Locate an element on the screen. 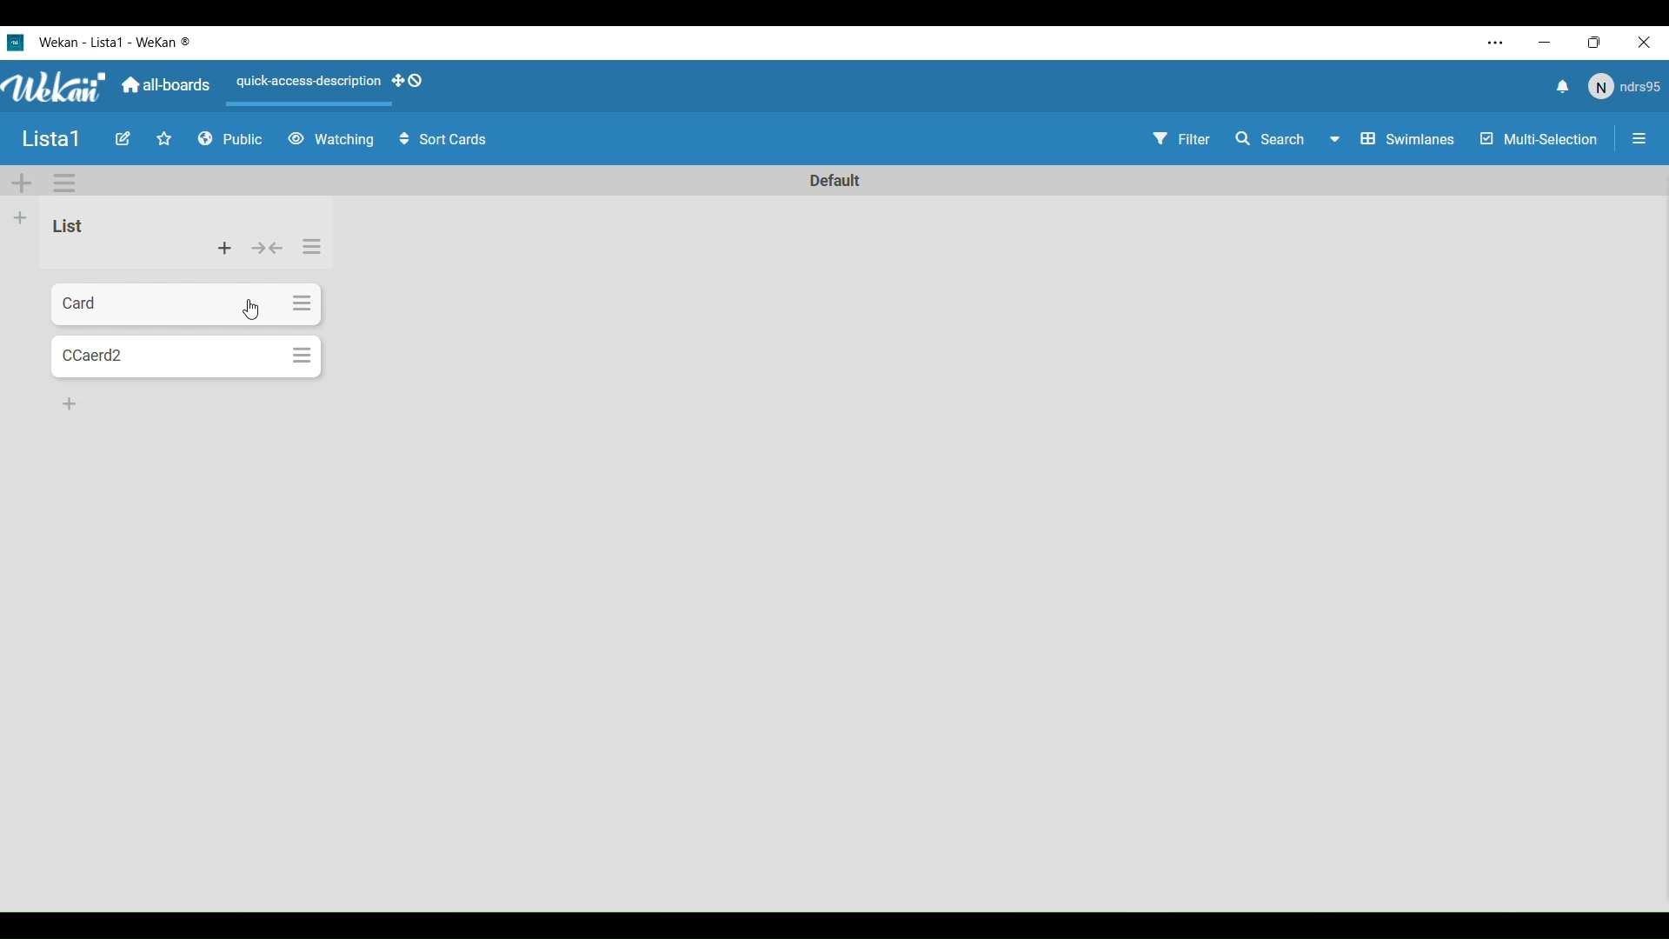 The height and width of the screenshot is (939, 1669). Settings and more is located at coordinates (1497, 43).